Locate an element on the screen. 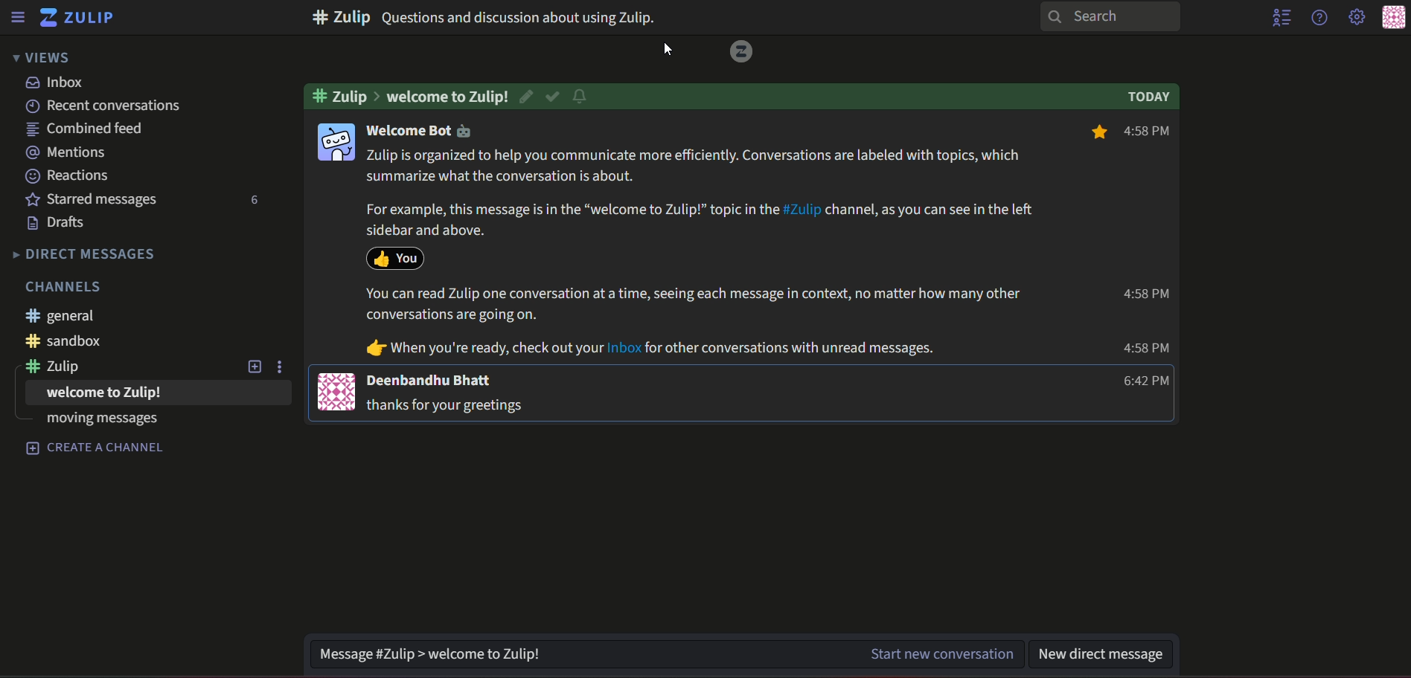 The height and width of the screenshot is (678, 1411). Mentions is located at coordinates (67, 150).